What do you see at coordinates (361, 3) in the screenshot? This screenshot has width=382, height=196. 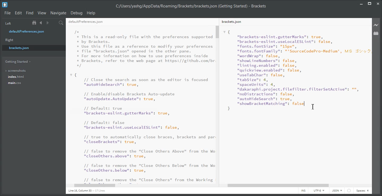 I see `Minimize` at bounding box center [361, 3].